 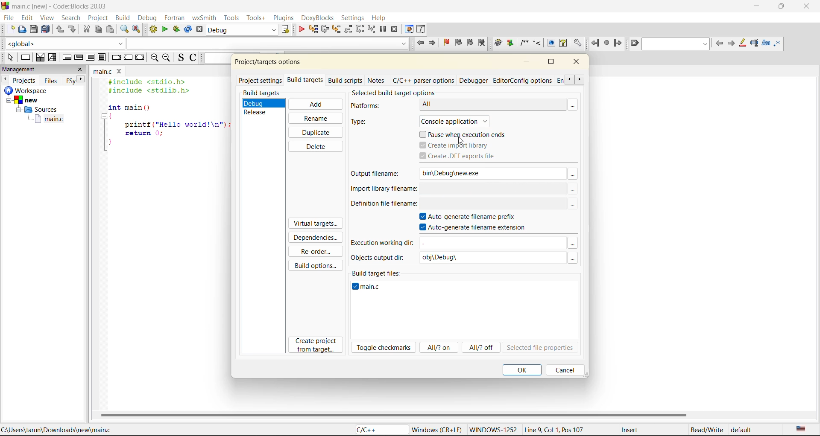 I want to click on virtual targets, so click(x=315, y=224).